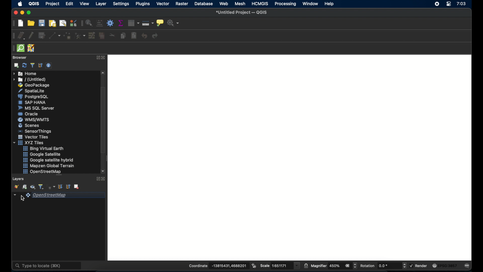  Describe the element at coordinates (329, 4) in the screenshot. I see `help` at that location.